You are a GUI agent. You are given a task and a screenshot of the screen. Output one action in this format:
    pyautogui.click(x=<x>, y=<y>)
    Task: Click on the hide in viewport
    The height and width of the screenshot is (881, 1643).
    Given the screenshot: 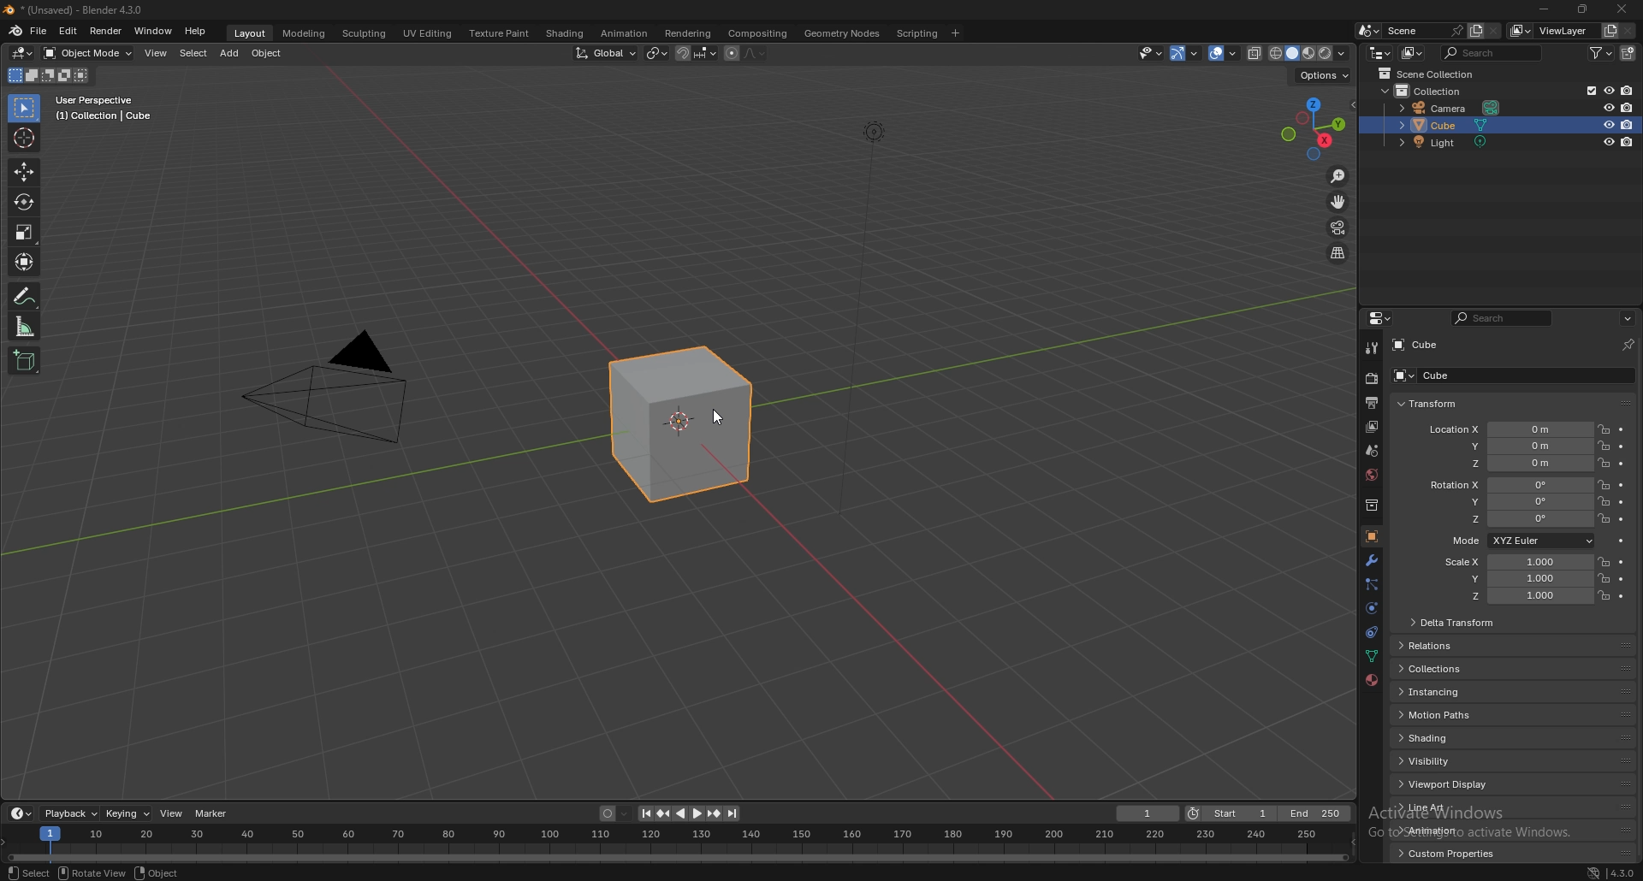 What is the action you would take?
    pyautogui.click(x=1608, y=107)
    